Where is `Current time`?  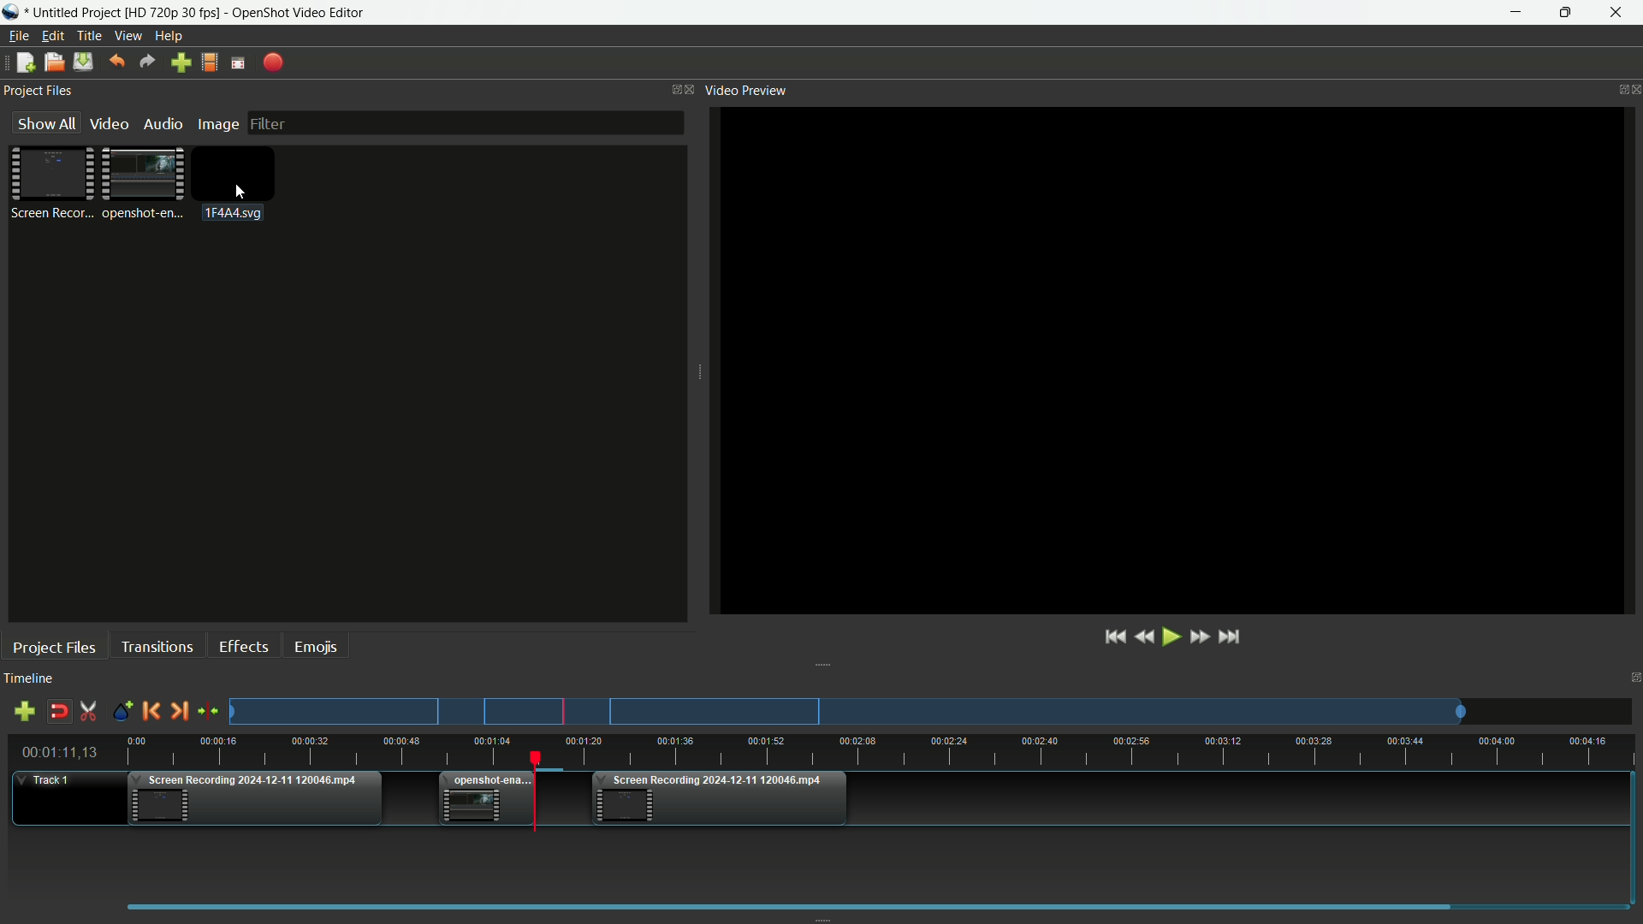
Current time is located at coordinates (64, 753).